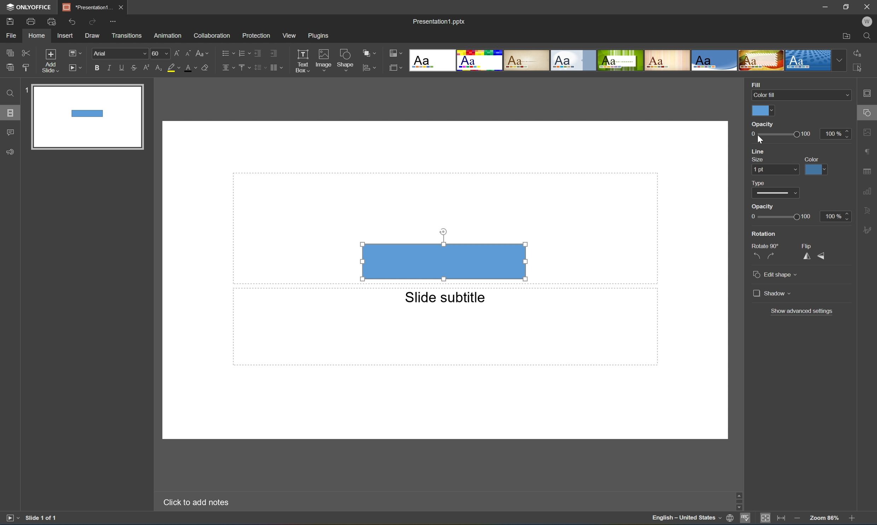 The height and width of the screenshot is (525, 877). What do you see at coordinates (76, 52) in the screenshot?
I see `Change slide layout` at bounding box center [76, 52].